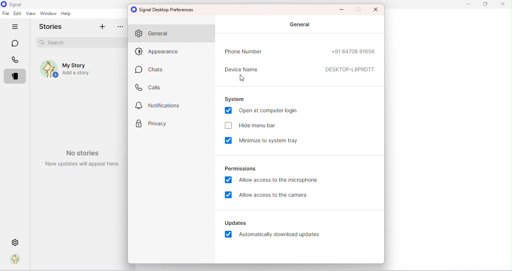 This screenshot has height=271, width=512. What do you see at coordinates (66, 14) in the screenshot?
I see `Help` at bounding box center [66, 14].